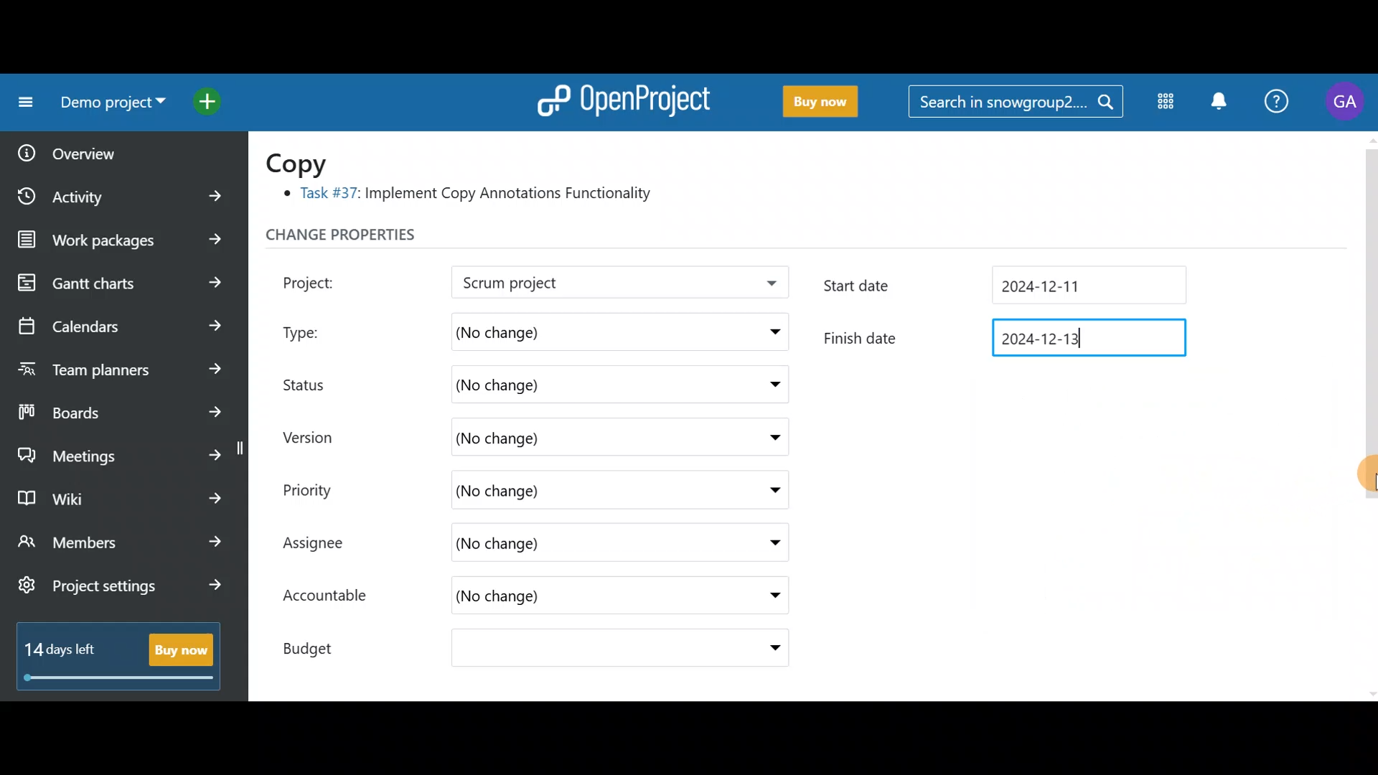  What do you see at coordinates (370, 238) in the screenshot?
I see `Change properties` at bounding box center [370, 238].